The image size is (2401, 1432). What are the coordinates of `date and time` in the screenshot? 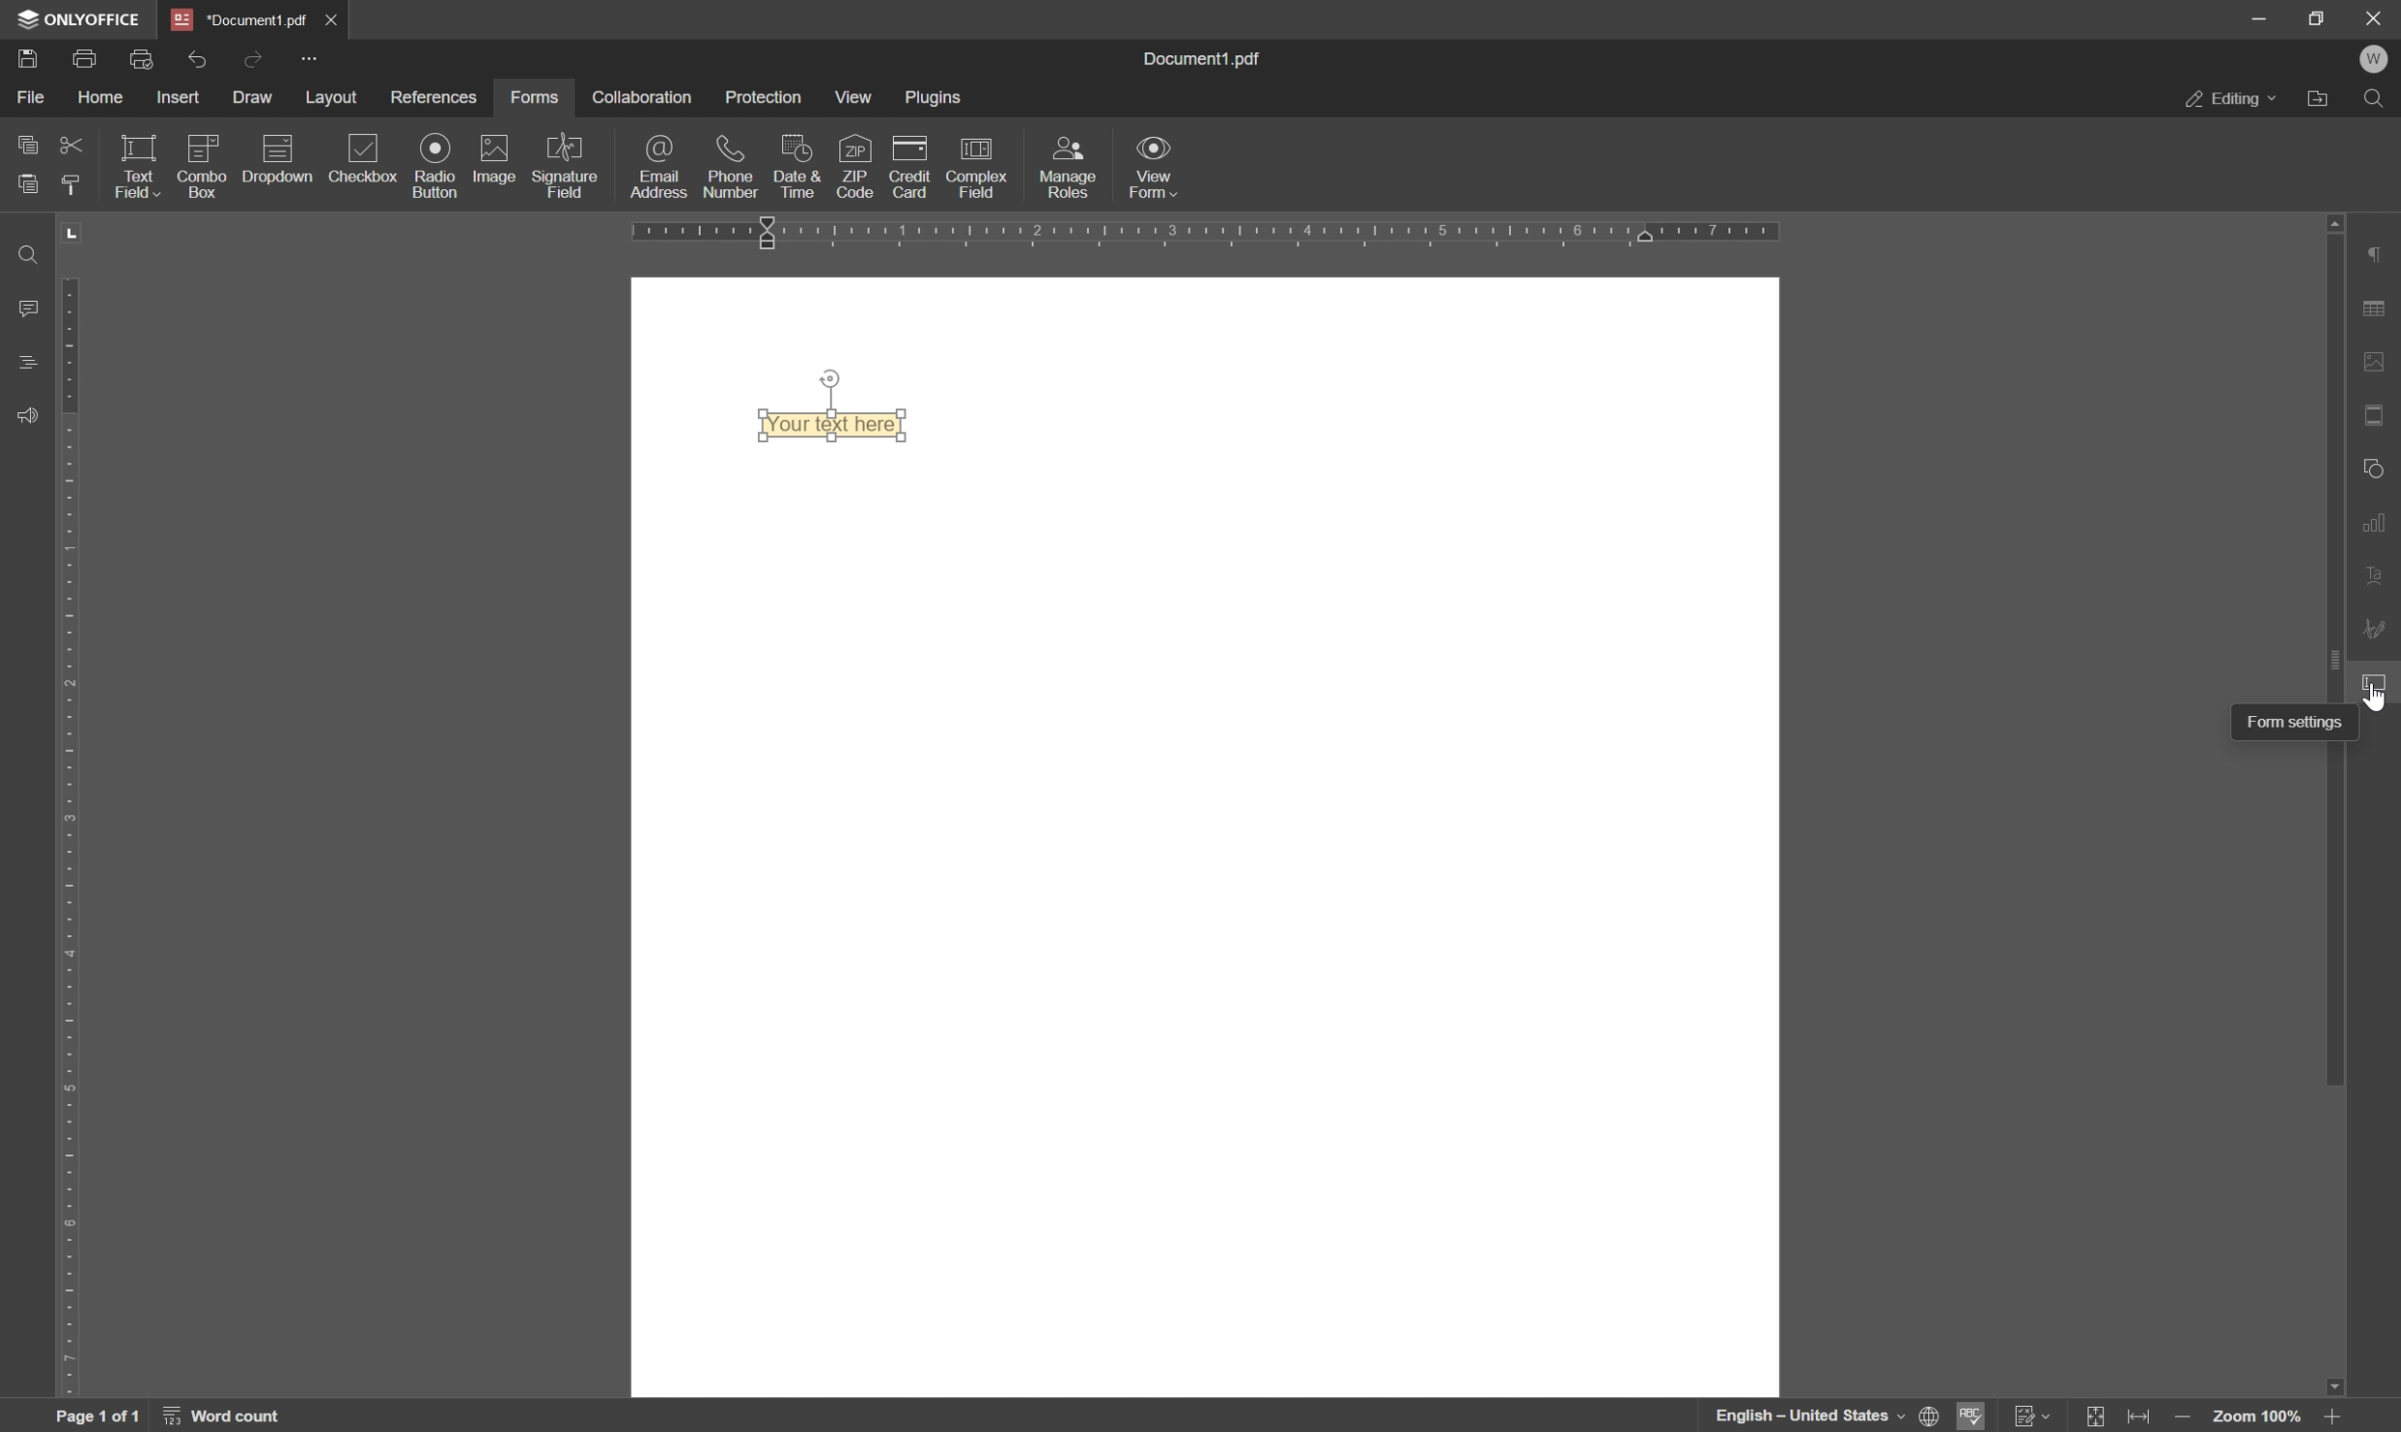 It's located at (802, 169).